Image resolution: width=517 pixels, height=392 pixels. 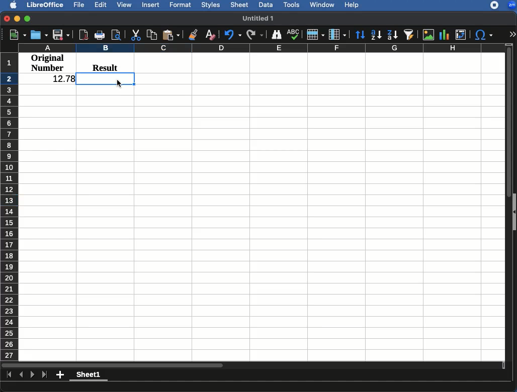 I want to click on File, so click(x=80, y=5).